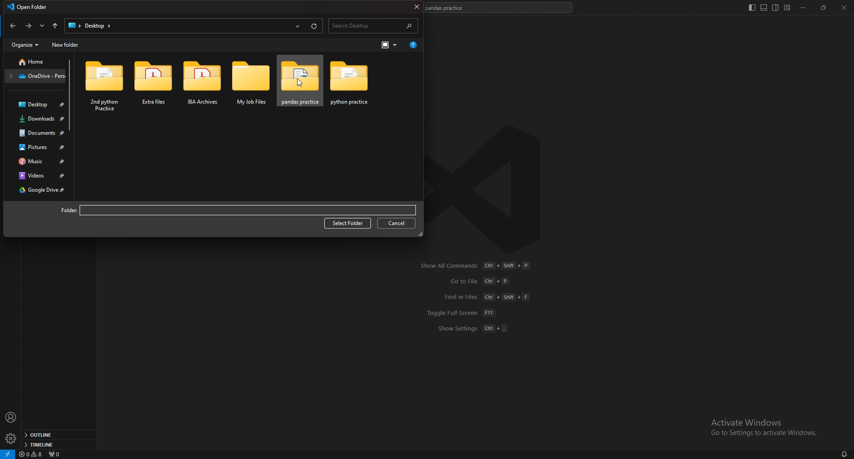 This screenshot has height=459, width=854. What do you see at coordinates (348, 224) in the screenshot?
I see `select folder` at bounding box center [348, 224].